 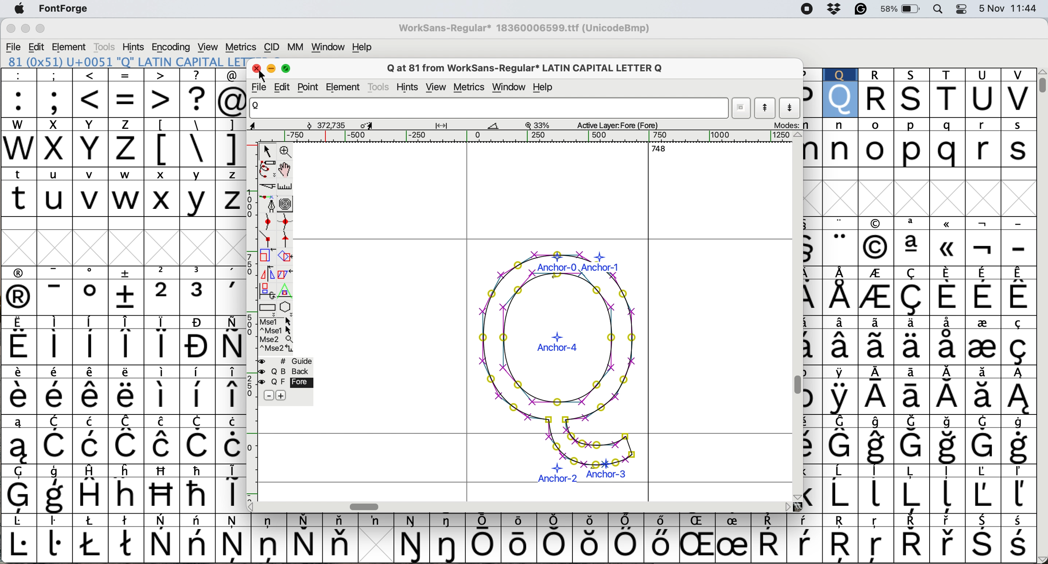 I want to click on uppercase letters, so click(x=921, y=92).